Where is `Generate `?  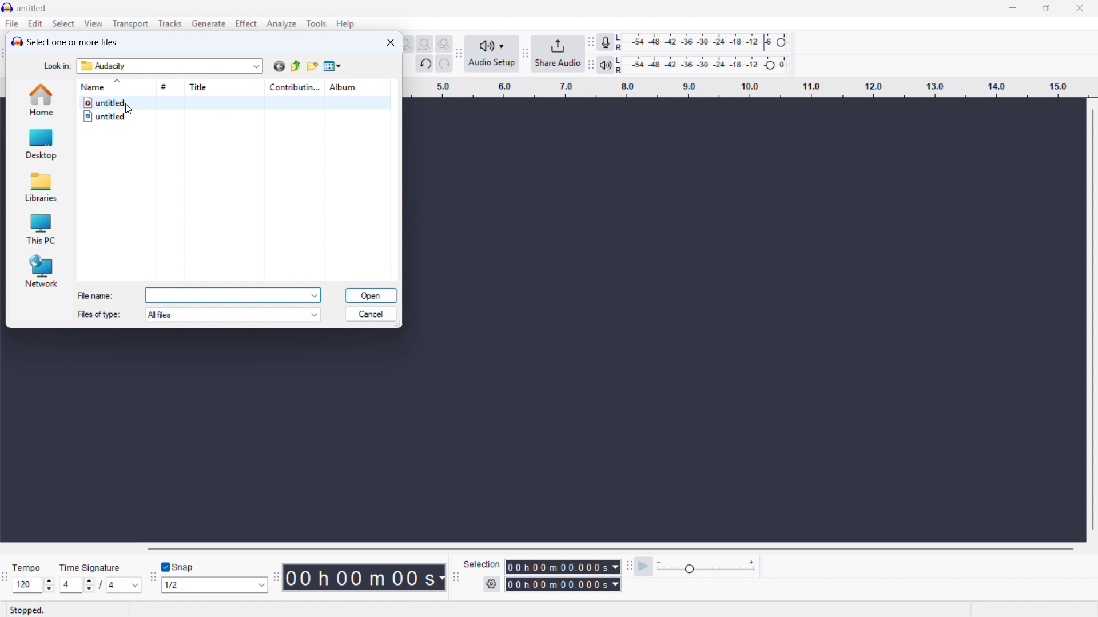
Generate  is located at coordinates (208, 23).